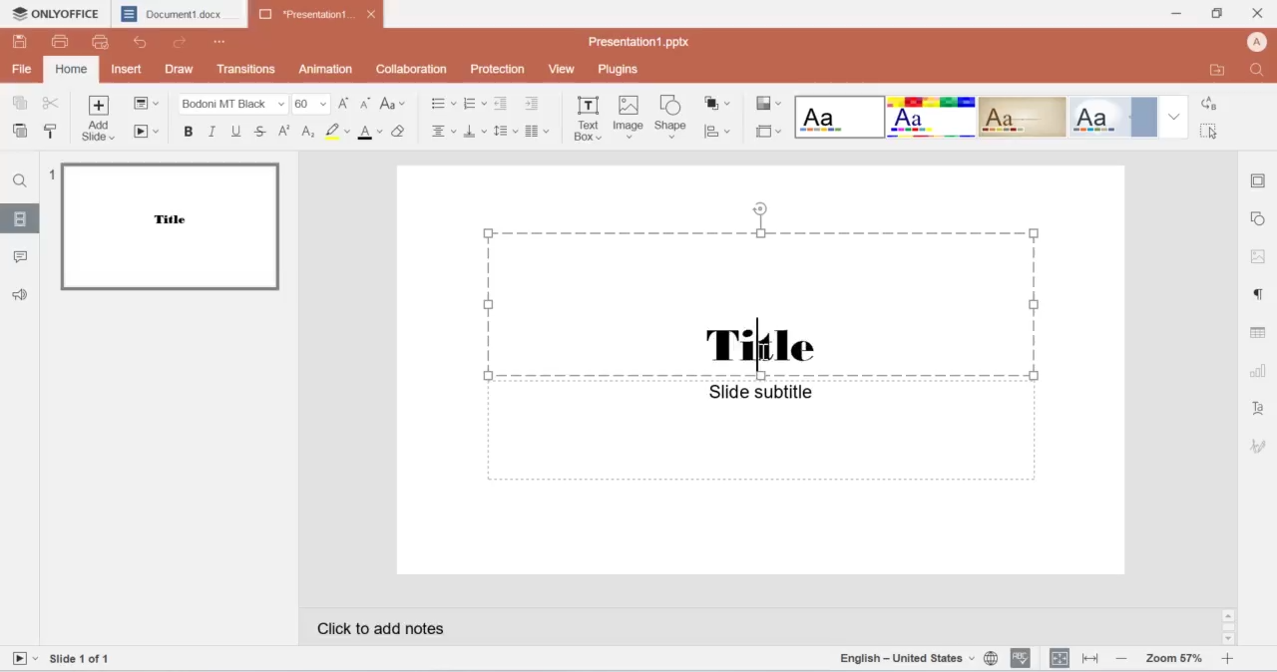 The height and width of the screenshot is (672, 1277). I want to click on add slide, so click(101, 120).